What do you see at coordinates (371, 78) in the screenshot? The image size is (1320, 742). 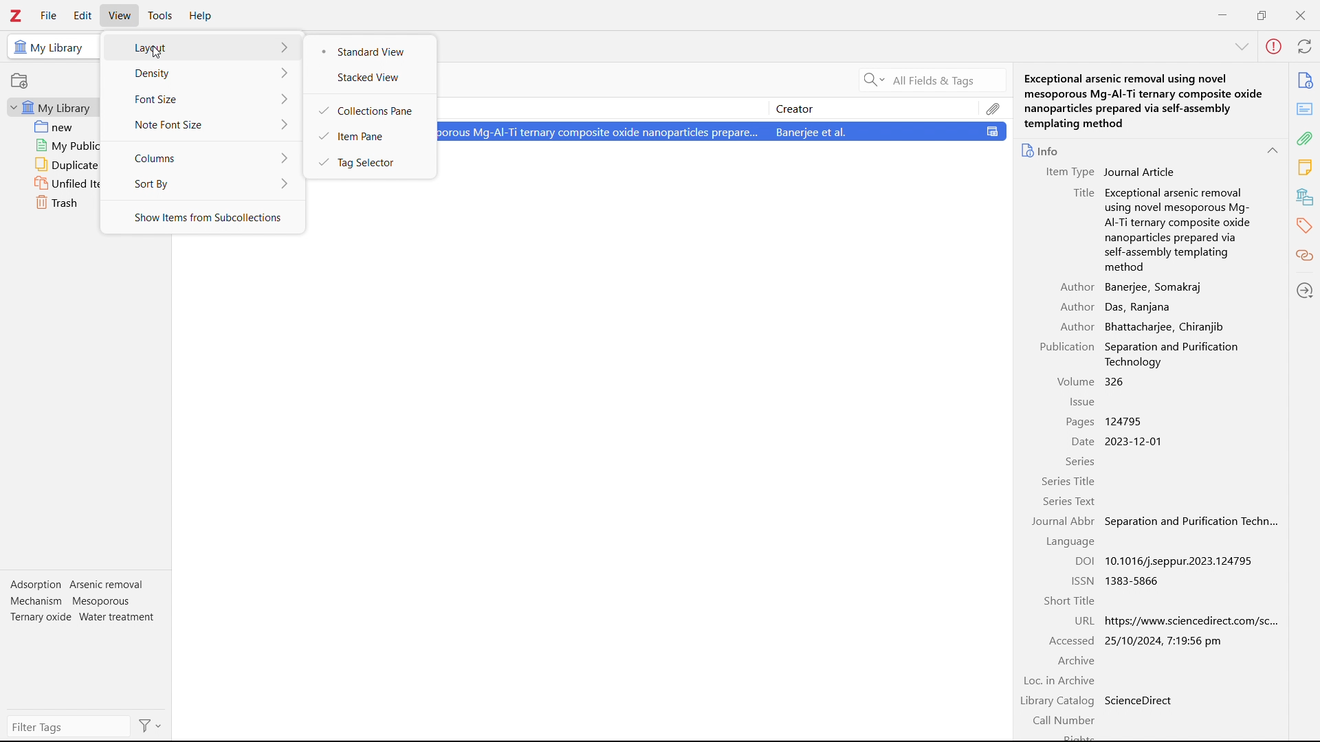 I see `stacked view` at bounding box center [371, 78].